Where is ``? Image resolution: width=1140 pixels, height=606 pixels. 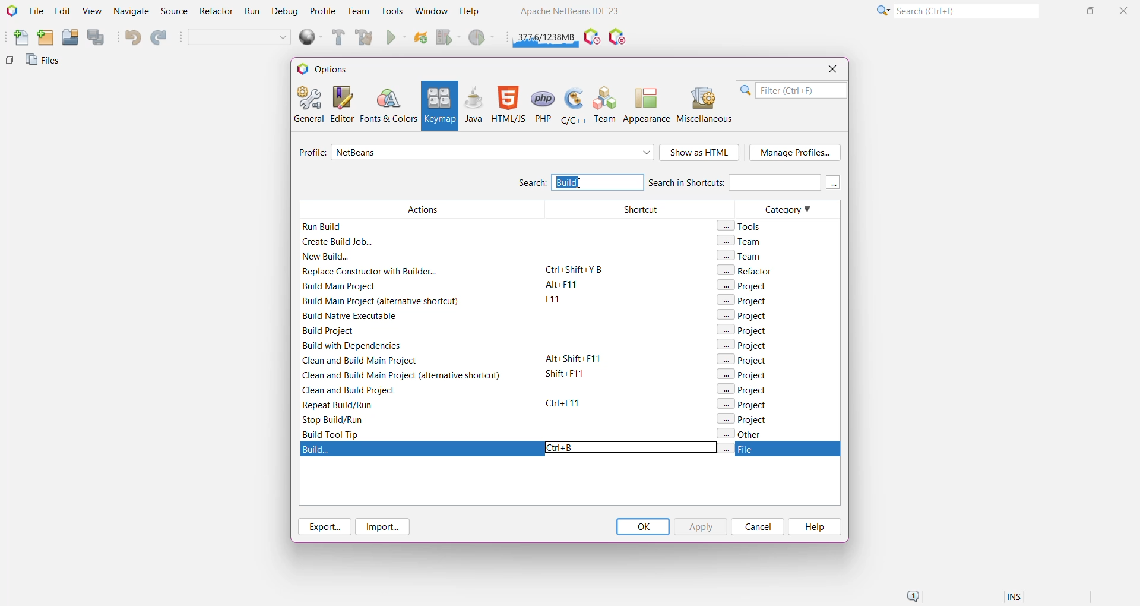
 is located at coordinates (311, 37).